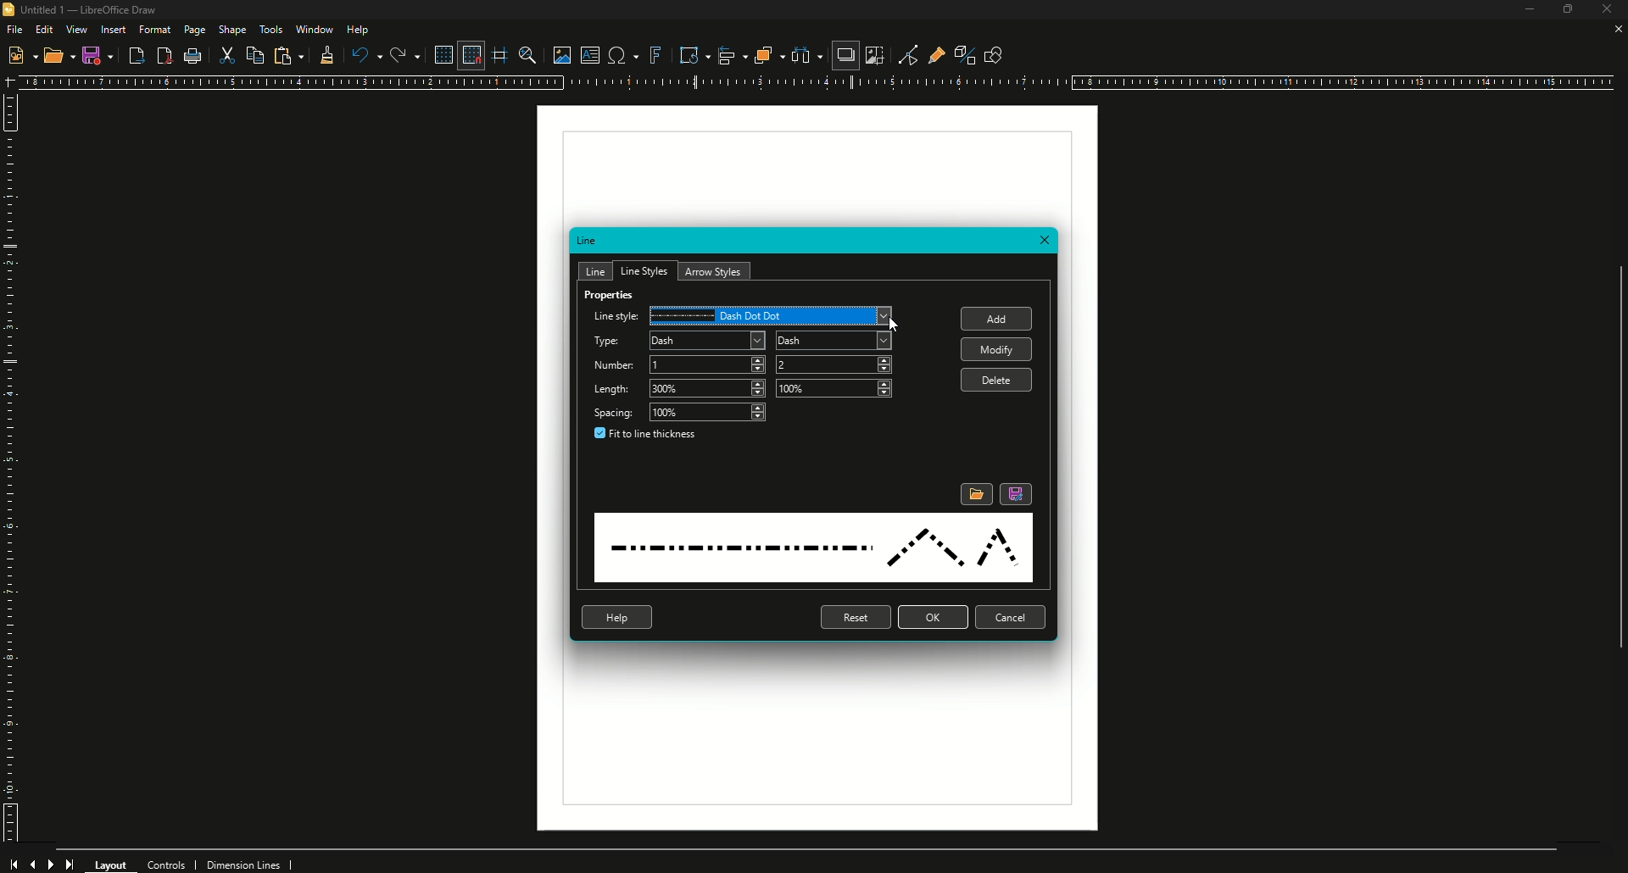 The width and height of the screenshot is (1628, 873). I want to click on Dash, so click(831, 339).